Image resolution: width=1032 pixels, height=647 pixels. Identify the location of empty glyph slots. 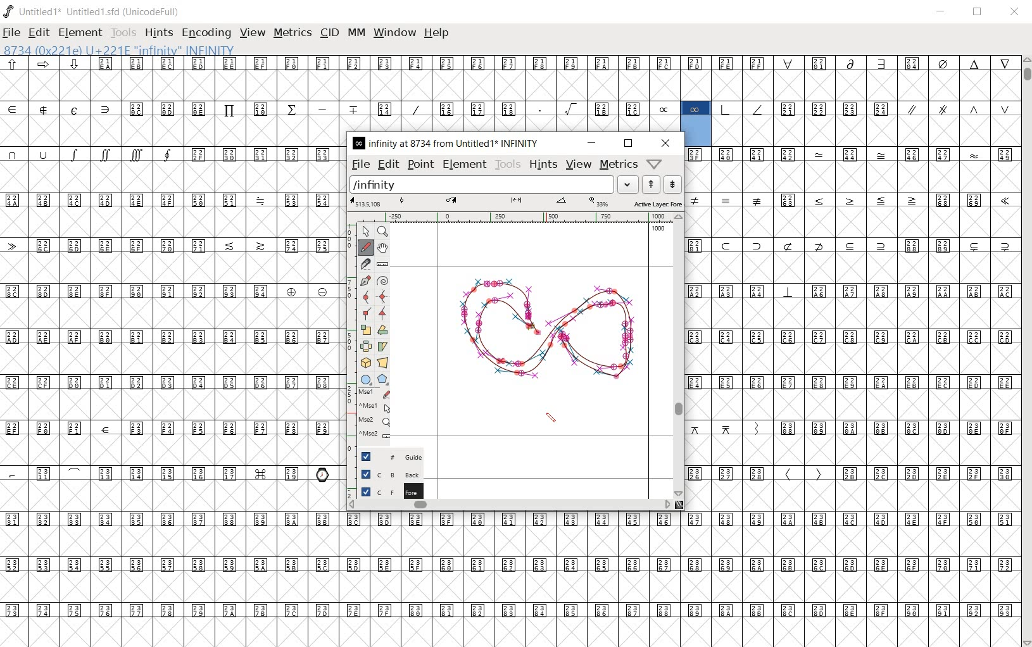
(865, 131).